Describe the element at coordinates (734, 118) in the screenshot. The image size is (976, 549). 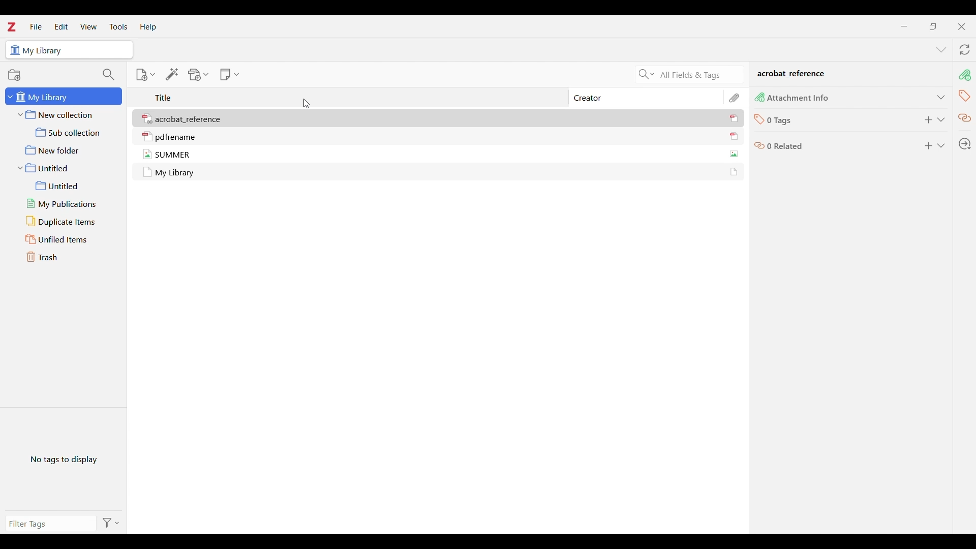
I see `icon` at that location.